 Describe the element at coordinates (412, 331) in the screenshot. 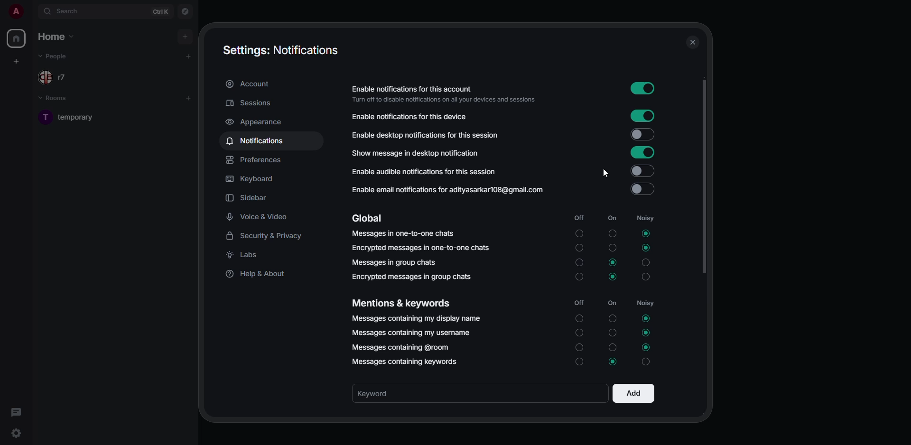

I see `messages containing username` at that location.